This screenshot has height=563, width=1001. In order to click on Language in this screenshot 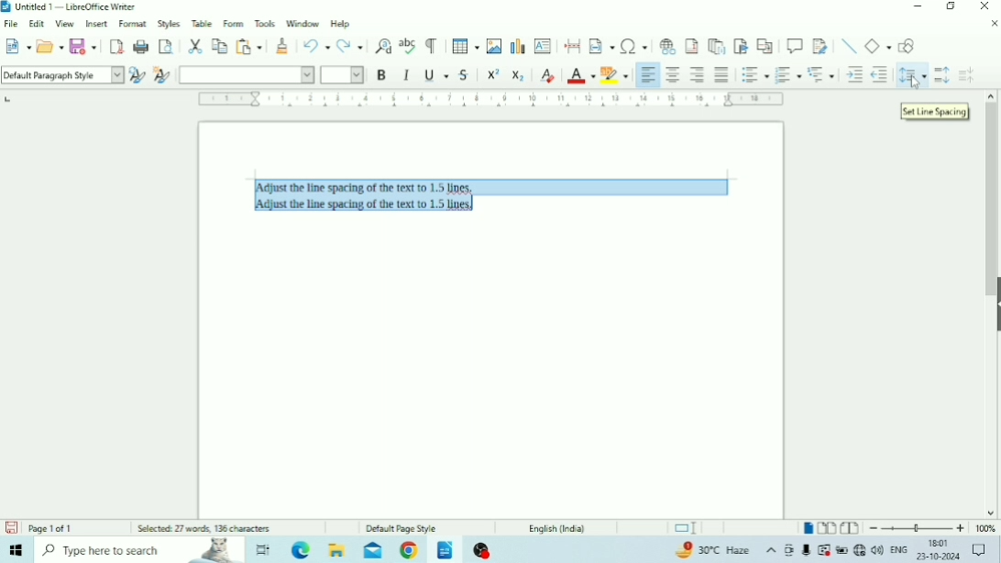, I will do `click(557, 528)`.